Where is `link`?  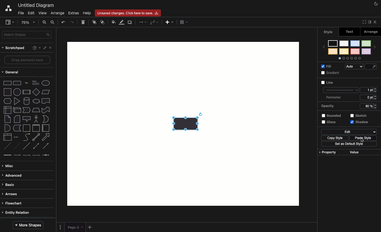
link is located at coordinates (7, 155).